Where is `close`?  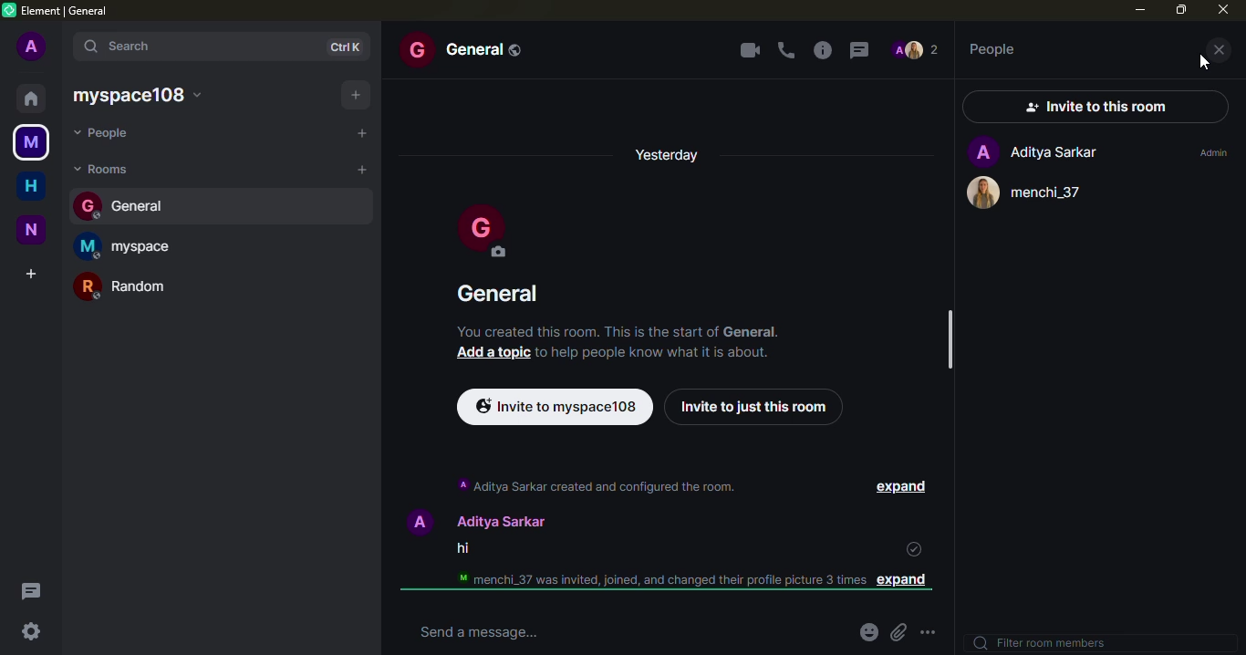
close is located at coordinates (1223, 13).